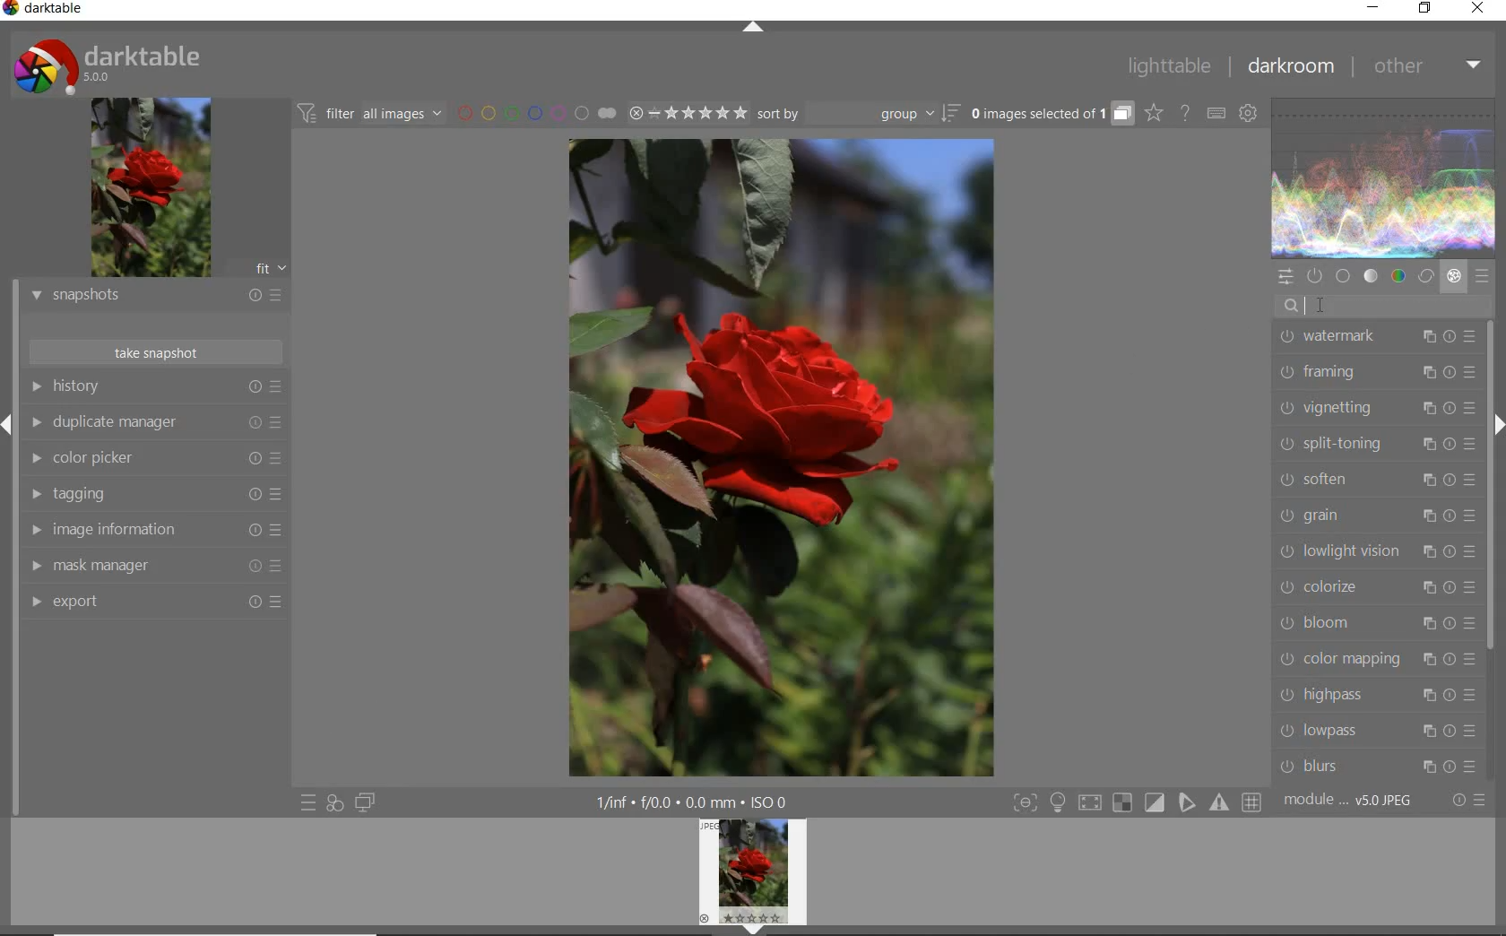 The image size is (1506, 936). I want to click on module..v50JPEG, so click(1355, 801).